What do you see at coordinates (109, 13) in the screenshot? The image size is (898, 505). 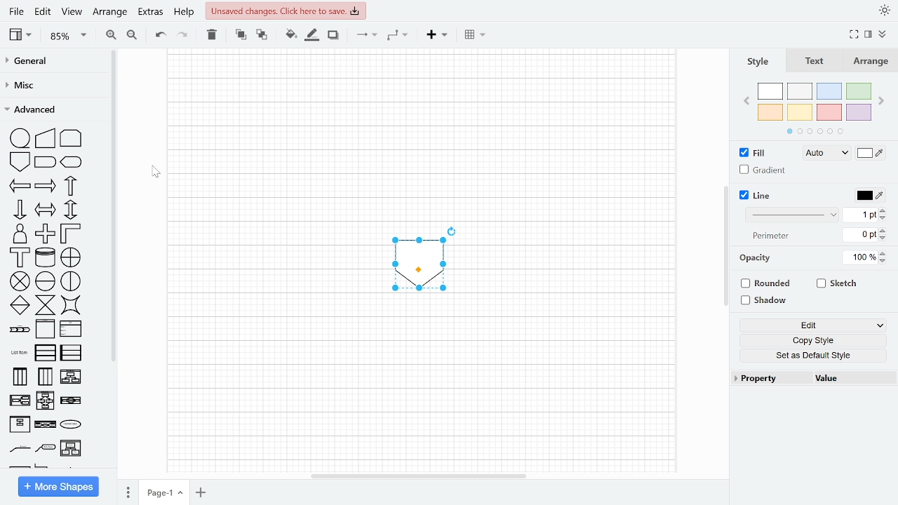 I see `Arrange` at bounding box center [109, 13].